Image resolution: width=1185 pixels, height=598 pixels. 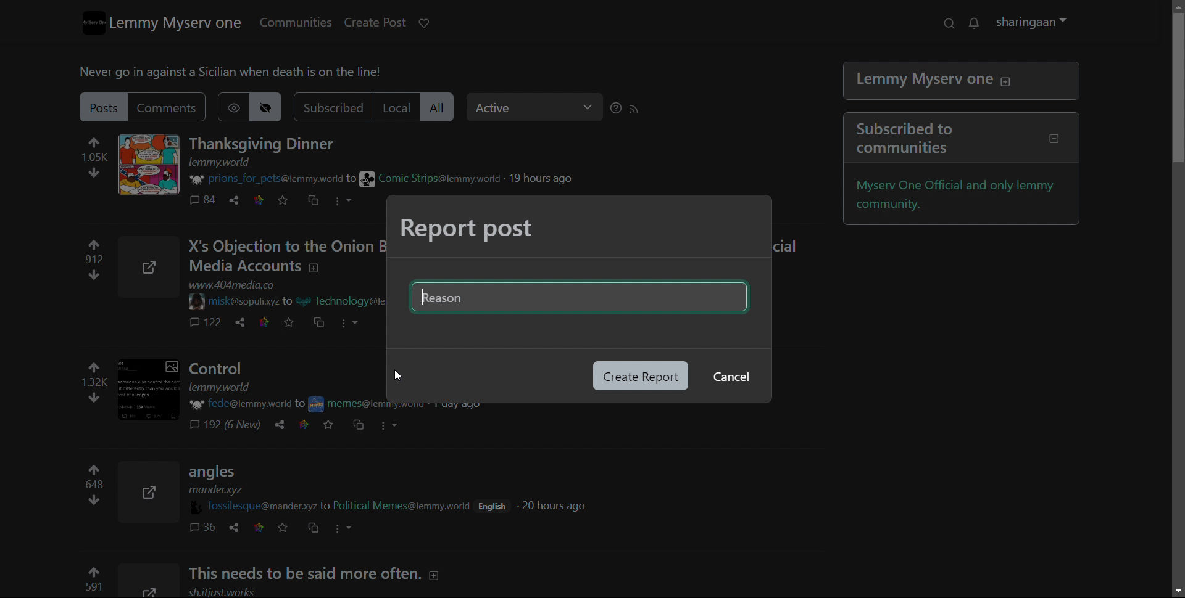 What do you see at coordinates (154, 268) in the screenshot?
I see `Expand here with the image` at bounding box center [154, 268].